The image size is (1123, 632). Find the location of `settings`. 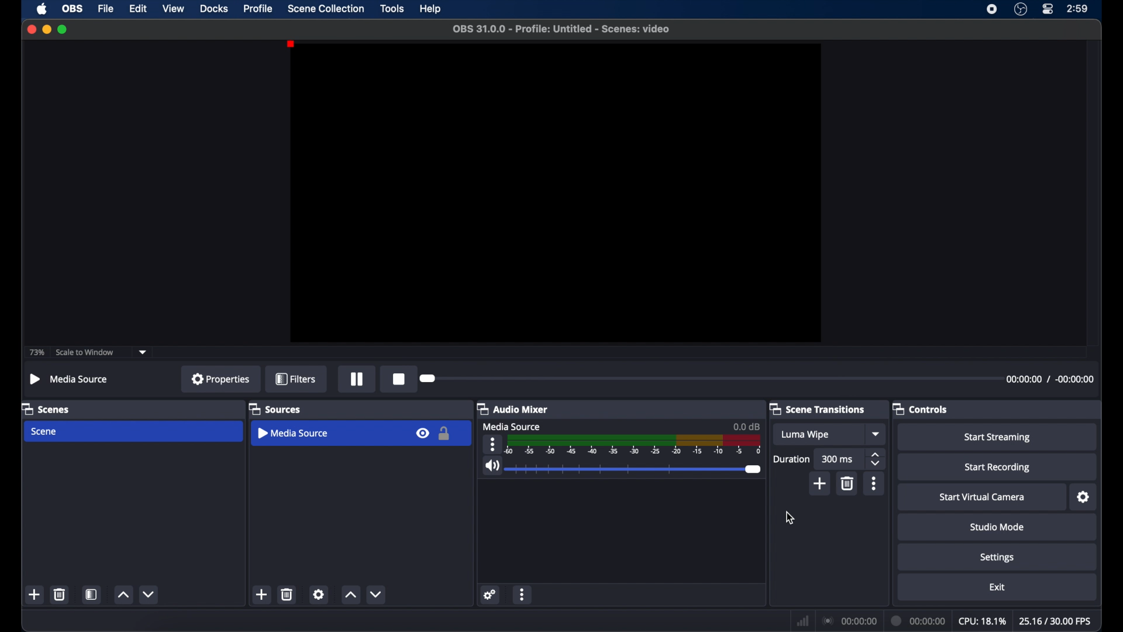

settings is located at coordinates (1084, 497).